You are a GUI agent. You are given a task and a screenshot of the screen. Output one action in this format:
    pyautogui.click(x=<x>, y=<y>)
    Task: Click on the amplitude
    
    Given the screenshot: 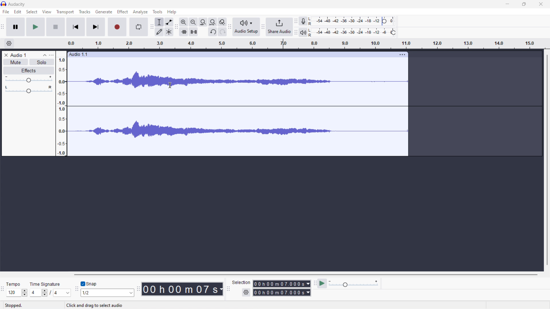 What is the action you would take?
    pyautogui.click(x=62, y=107)
    